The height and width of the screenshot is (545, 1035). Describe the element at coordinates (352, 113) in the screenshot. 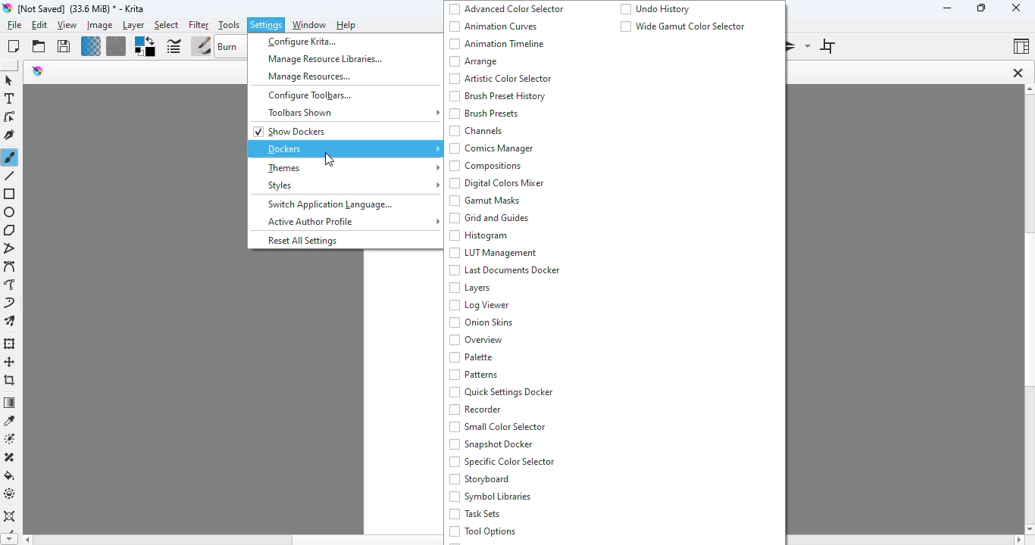

I see `toolbars shown` at that location.